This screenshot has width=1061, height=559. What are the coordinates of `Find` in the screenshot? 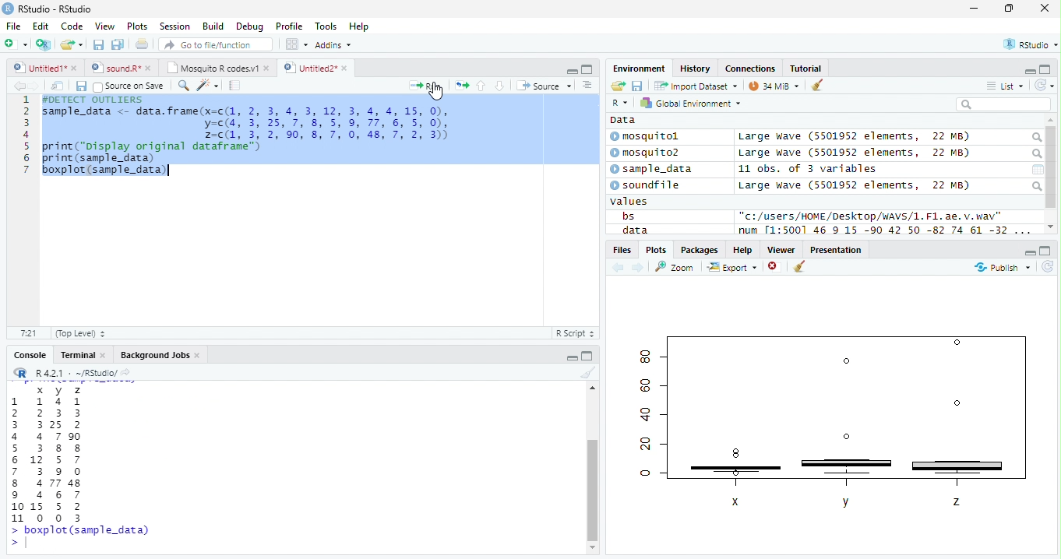 It's located at (183, 86).